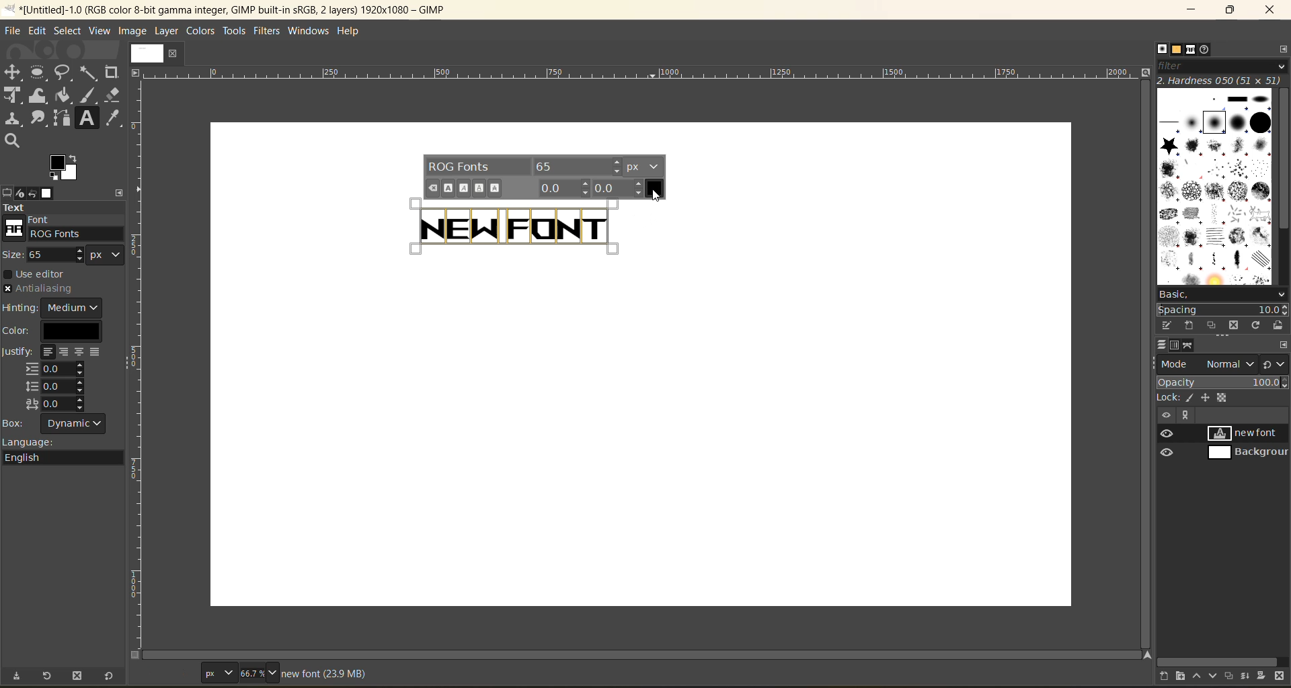  What do you see at coordinates (1272, 10) in the screenshot?
I see `close` at bounding box center [1272, 10].